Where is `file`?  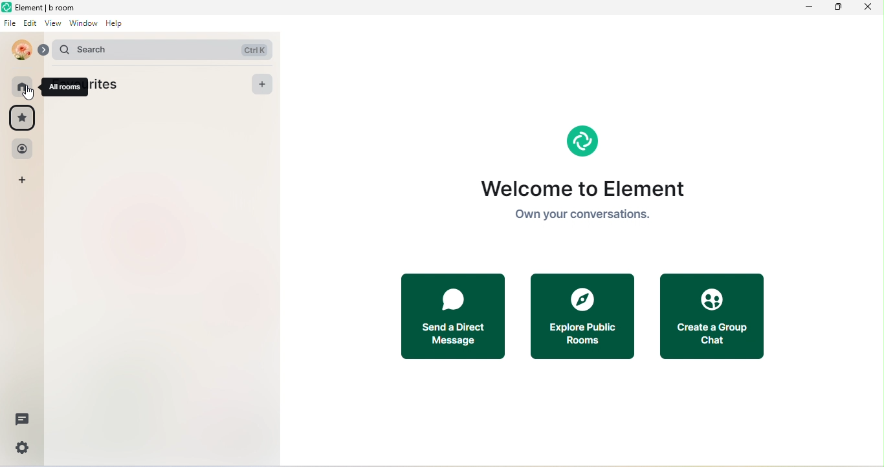
file is located at coordinates (9, 25).